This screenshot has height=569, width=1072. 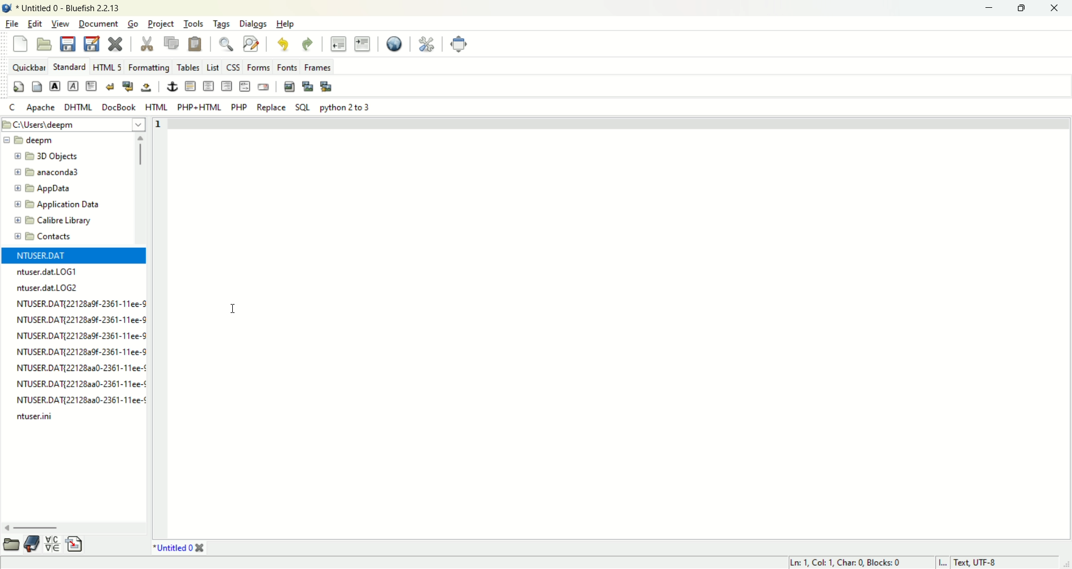 I want to click on view, so click(x=59, y=23).